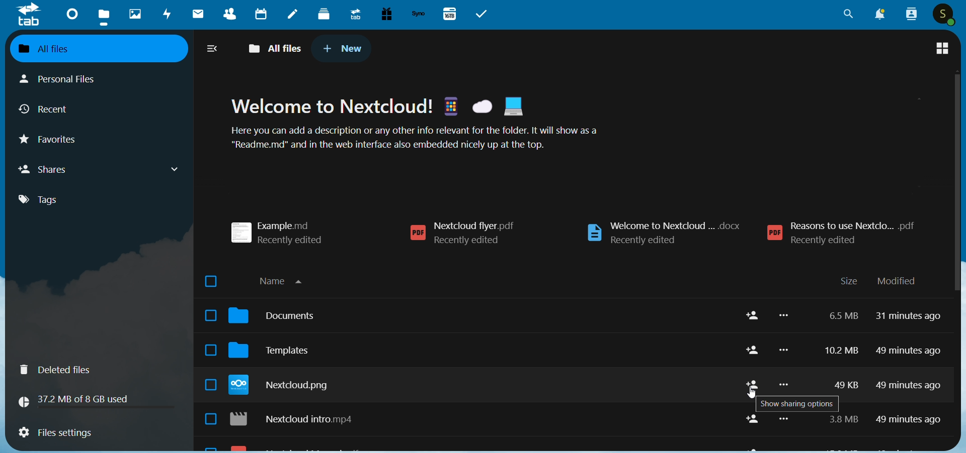 This screenshot has width=966, height=453. What do you see at coordinates (751, 368) in the screenshot?
I see `share` at bounding box center [751, 368].